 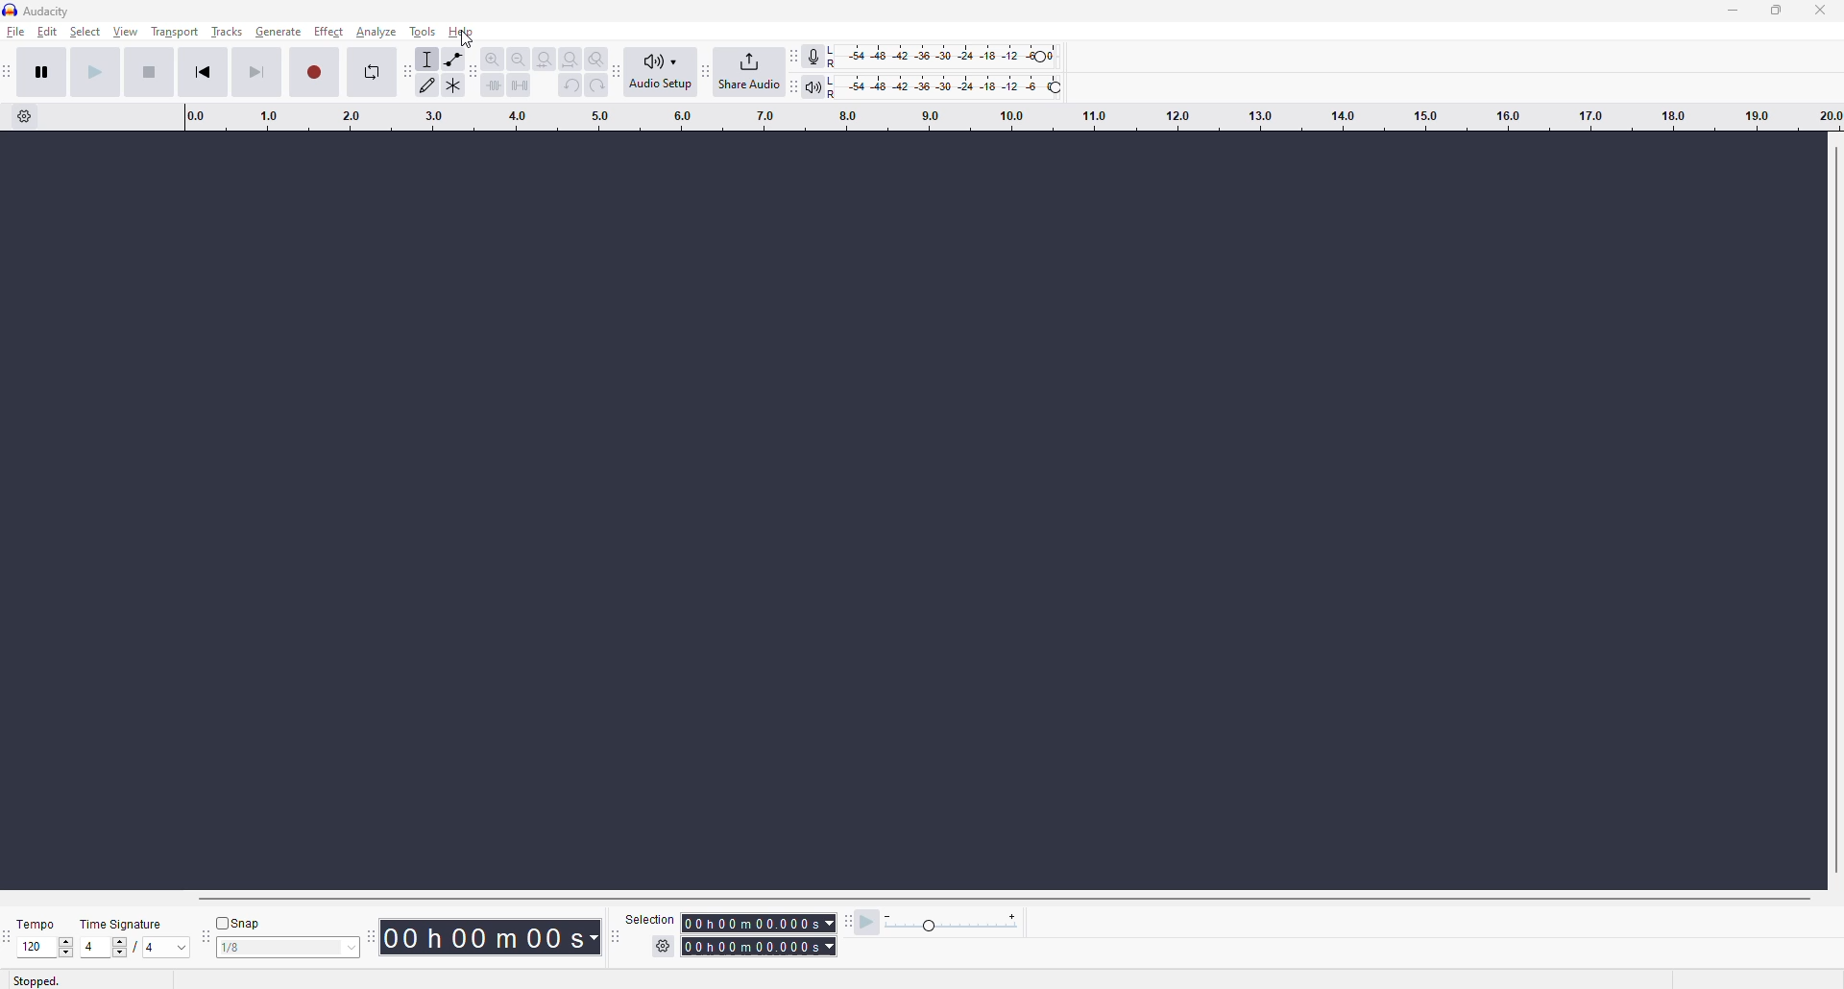 I want to click on file, so click(x=15, y=35).